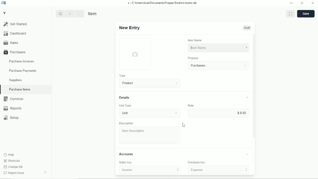  What do you see at coordinates (195, 40) in the screenshot?
I see `item name` at bounding box center [195, 40].